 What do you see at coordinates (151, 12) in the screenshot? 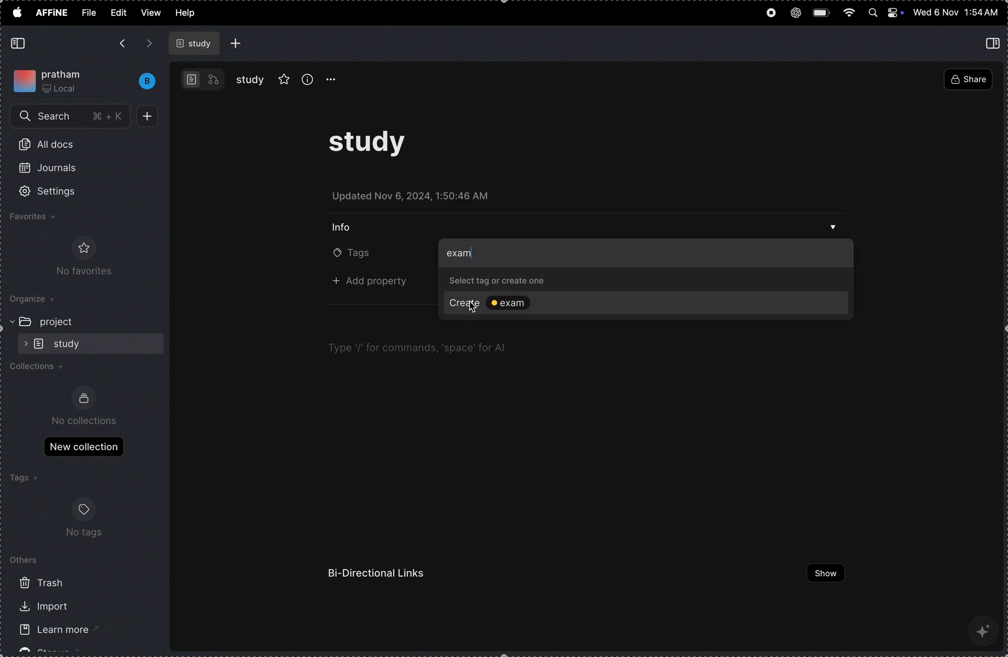
I see `view` at bounding box center [151, 12].